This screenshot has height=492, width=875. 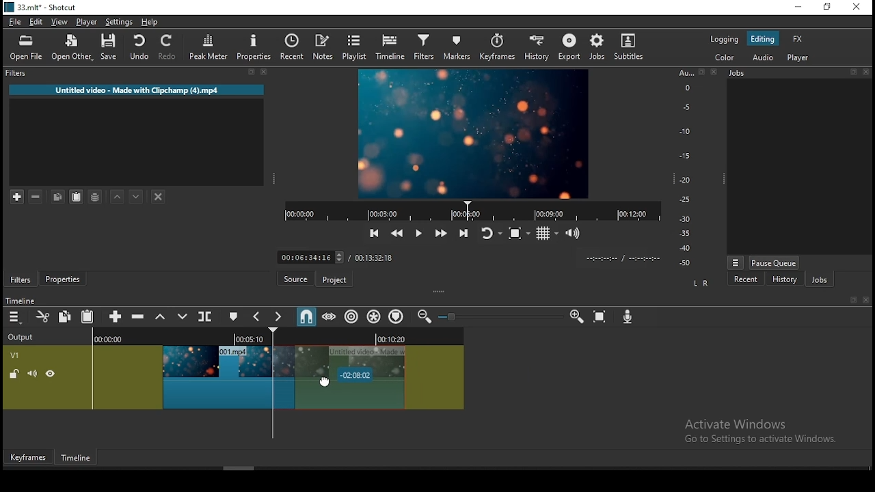 I want to click on toggle grid display on player, so click(x=549, y=232).